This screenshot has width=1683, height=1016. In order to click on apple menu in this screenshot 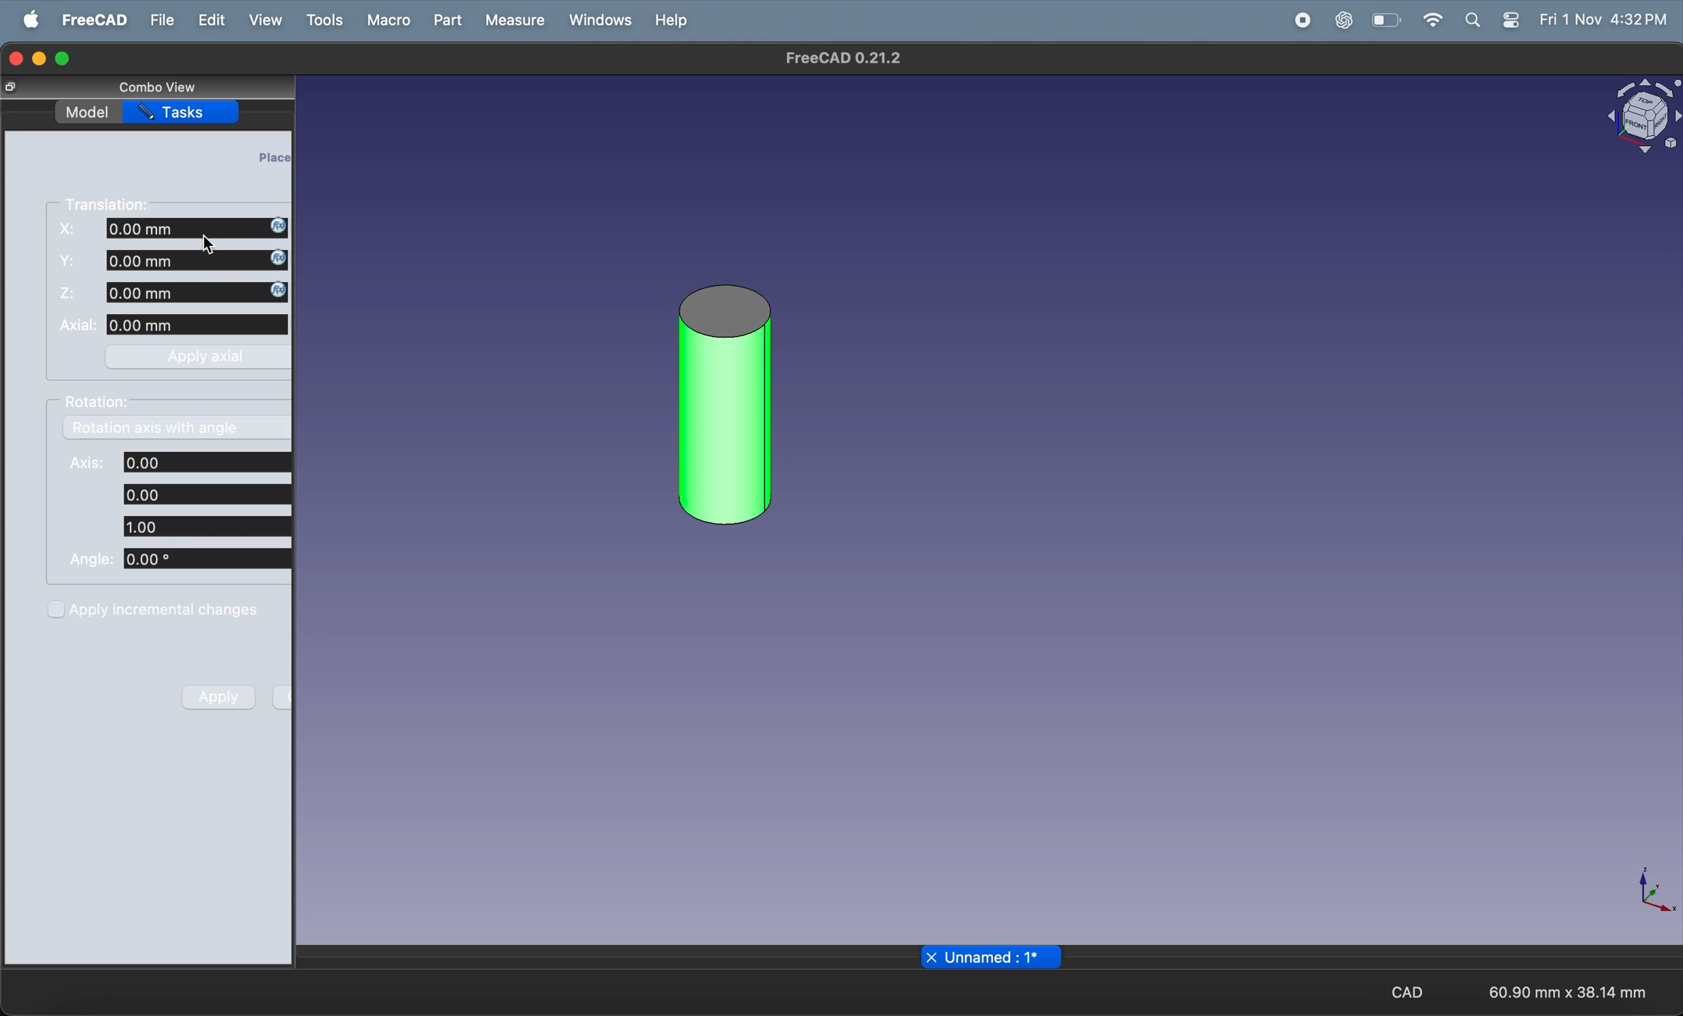, I will do `click(25, 19)`.